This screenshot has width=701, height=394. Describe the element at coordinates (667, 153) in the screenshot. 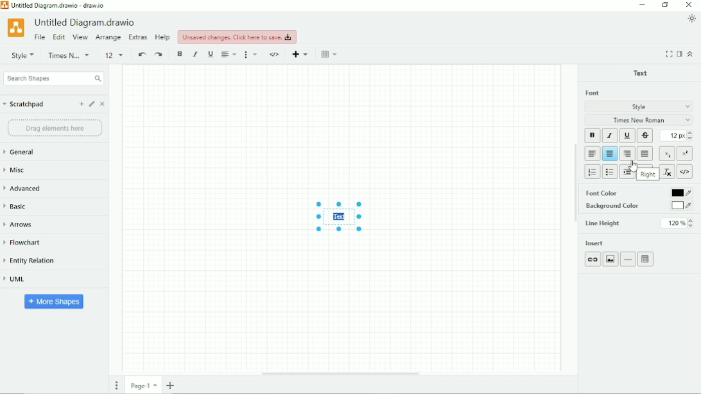

I see `Subscript` at that location.